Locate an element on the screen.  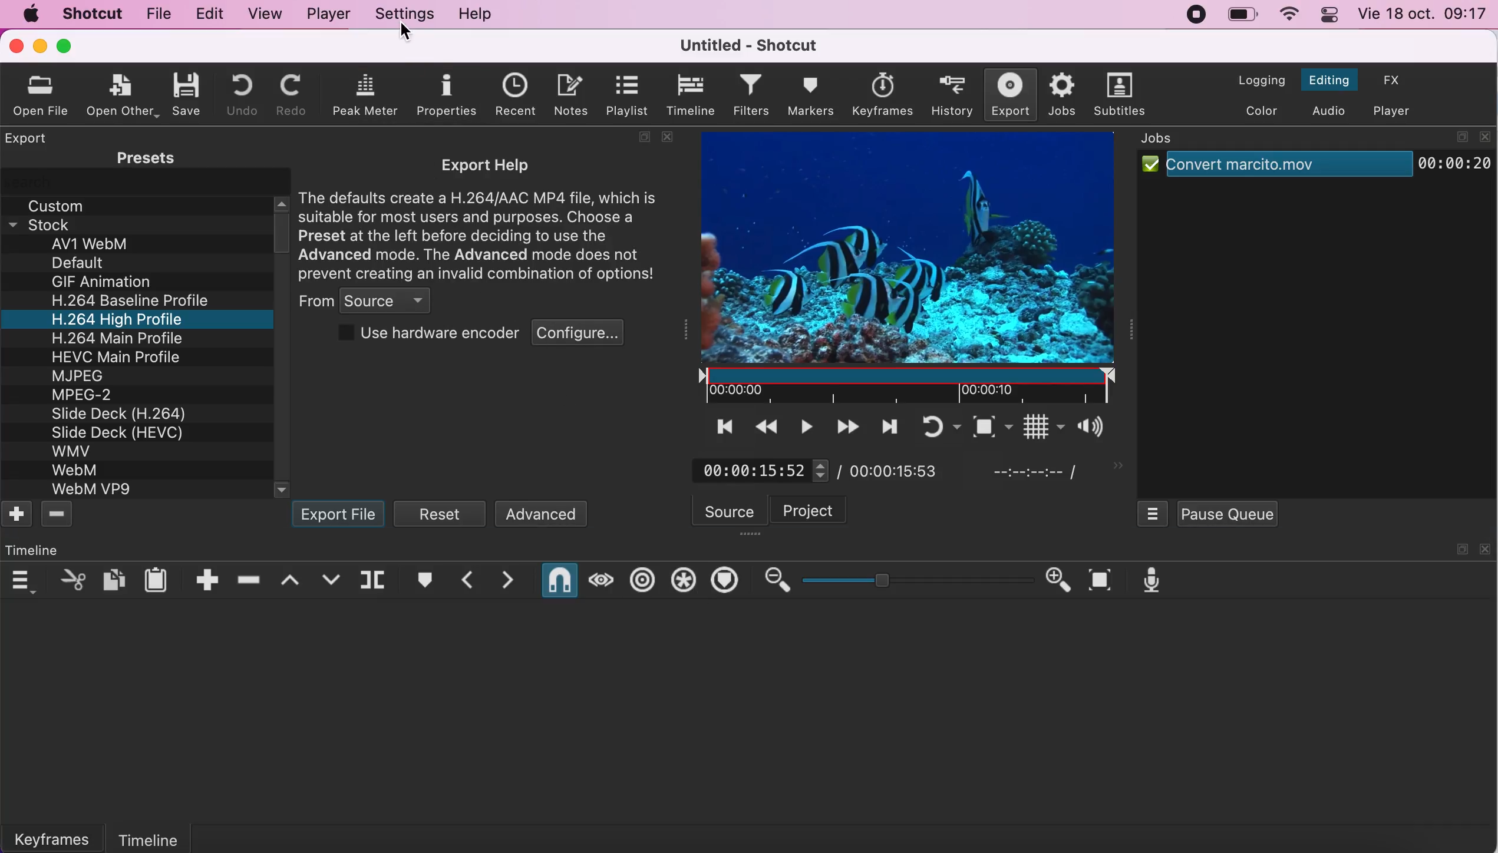
open other is located at coordinates (124, 94).